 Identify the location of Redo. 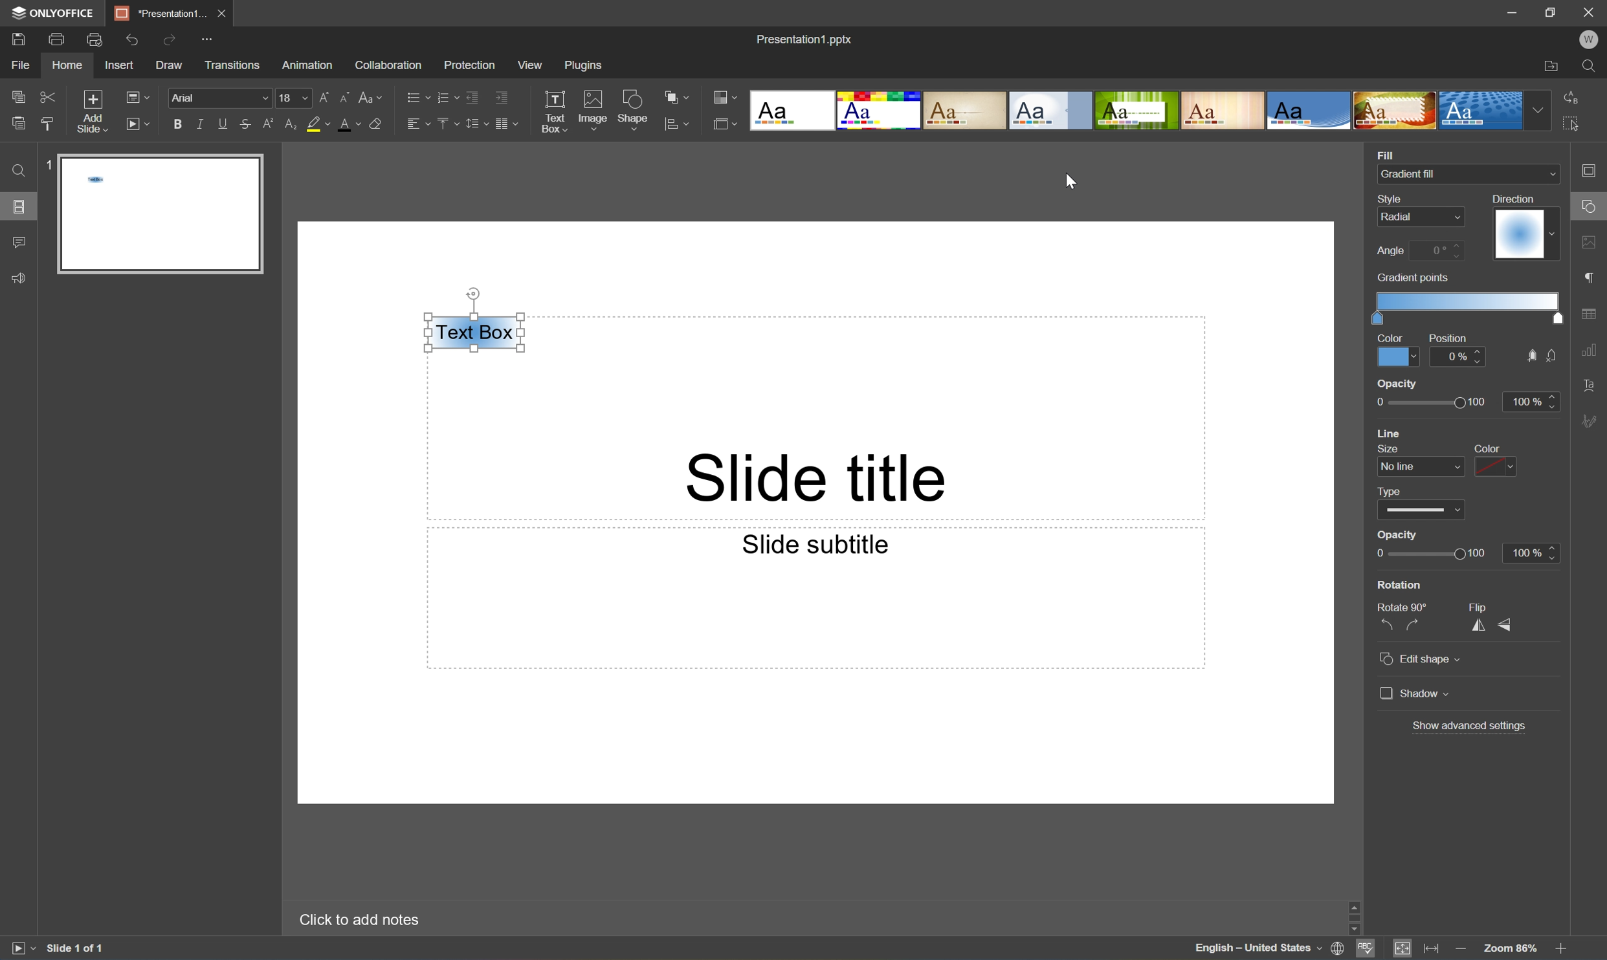
(170, 38).